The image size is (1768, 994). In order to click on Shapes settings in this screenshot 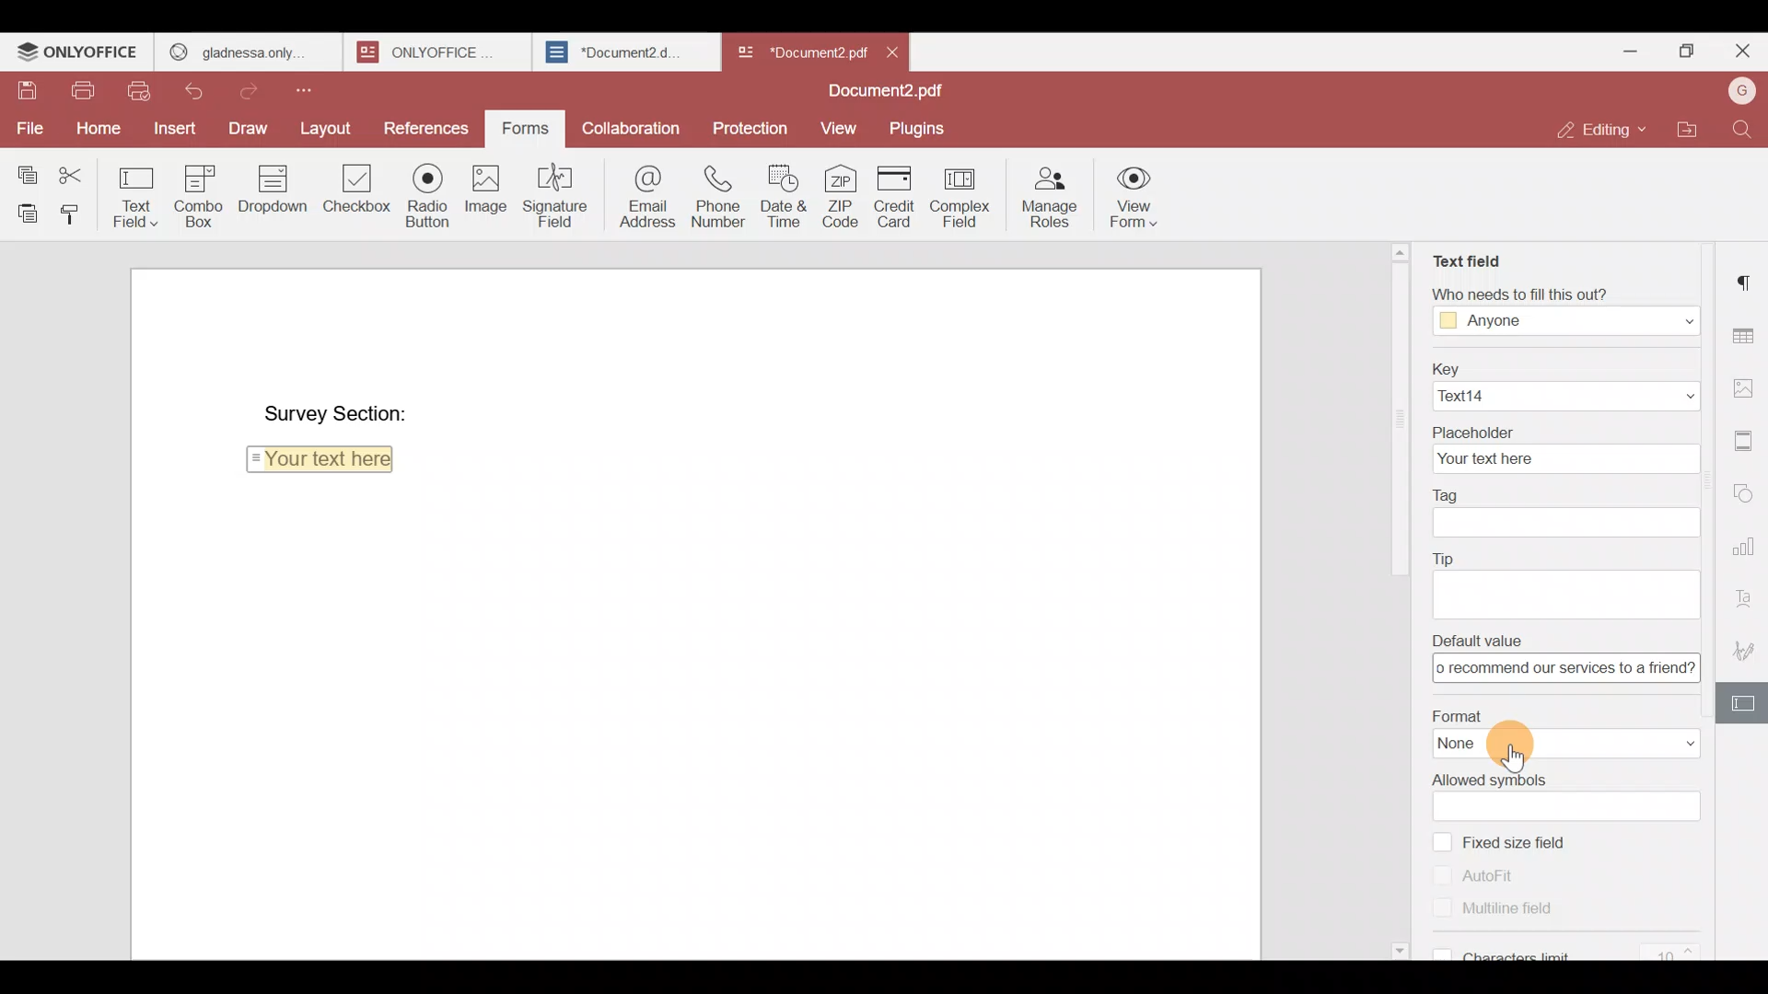, I will do `click(1747, 492)`.